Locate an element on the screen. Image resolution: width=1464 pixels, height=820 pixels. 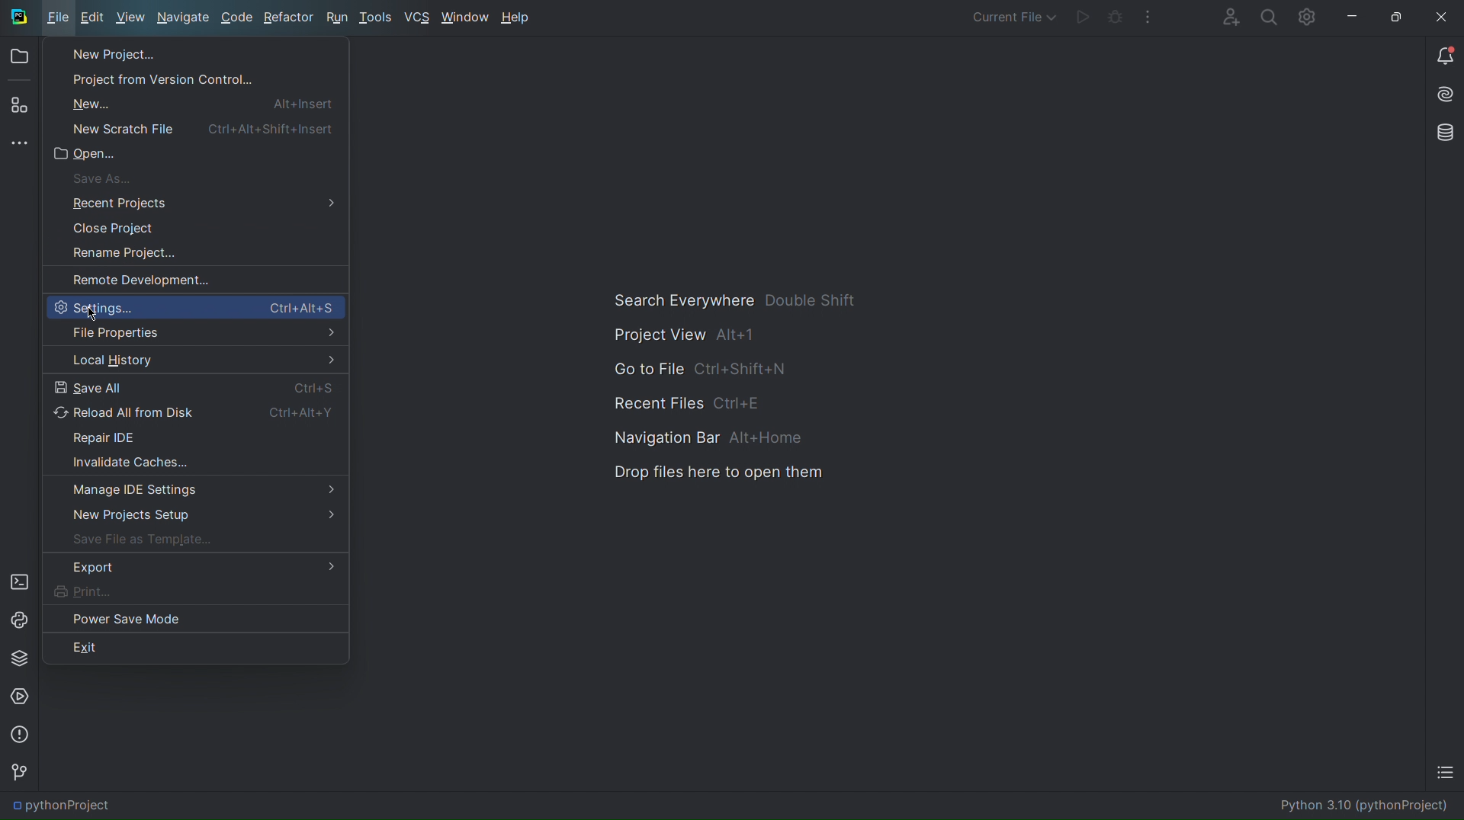
Run is located at coordinates (1083, 19).